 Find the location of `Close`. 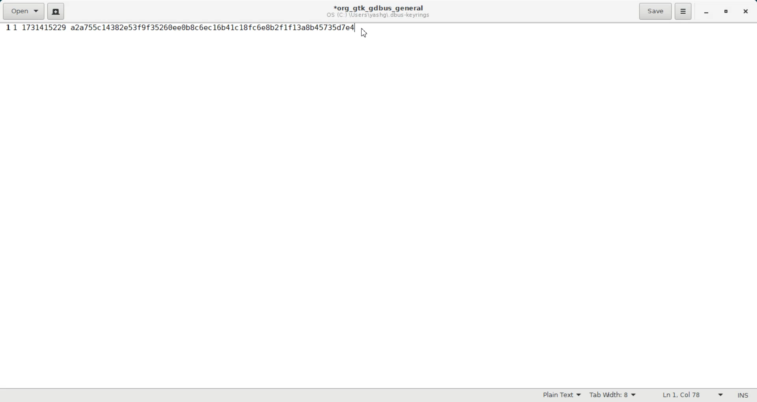

Close is located at coordinates (745, 12).